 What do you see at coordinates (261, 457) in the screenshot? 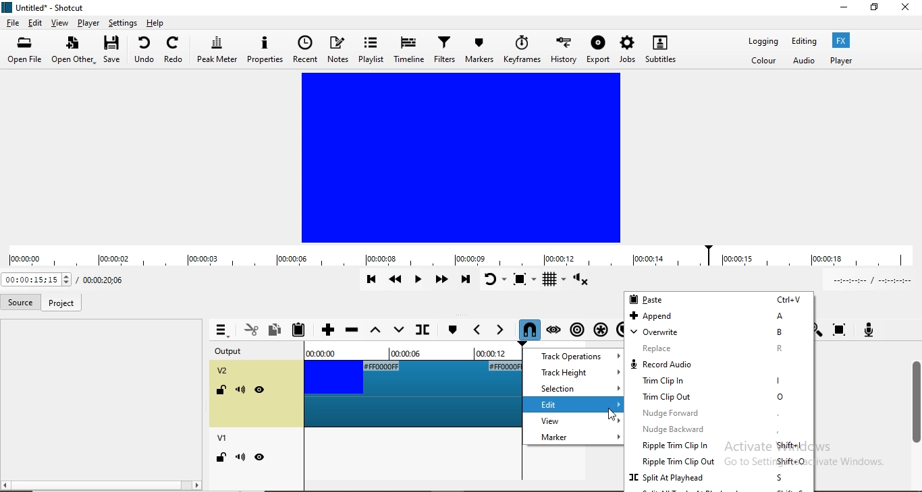
I see `hide` at bounding box center [261, 457].